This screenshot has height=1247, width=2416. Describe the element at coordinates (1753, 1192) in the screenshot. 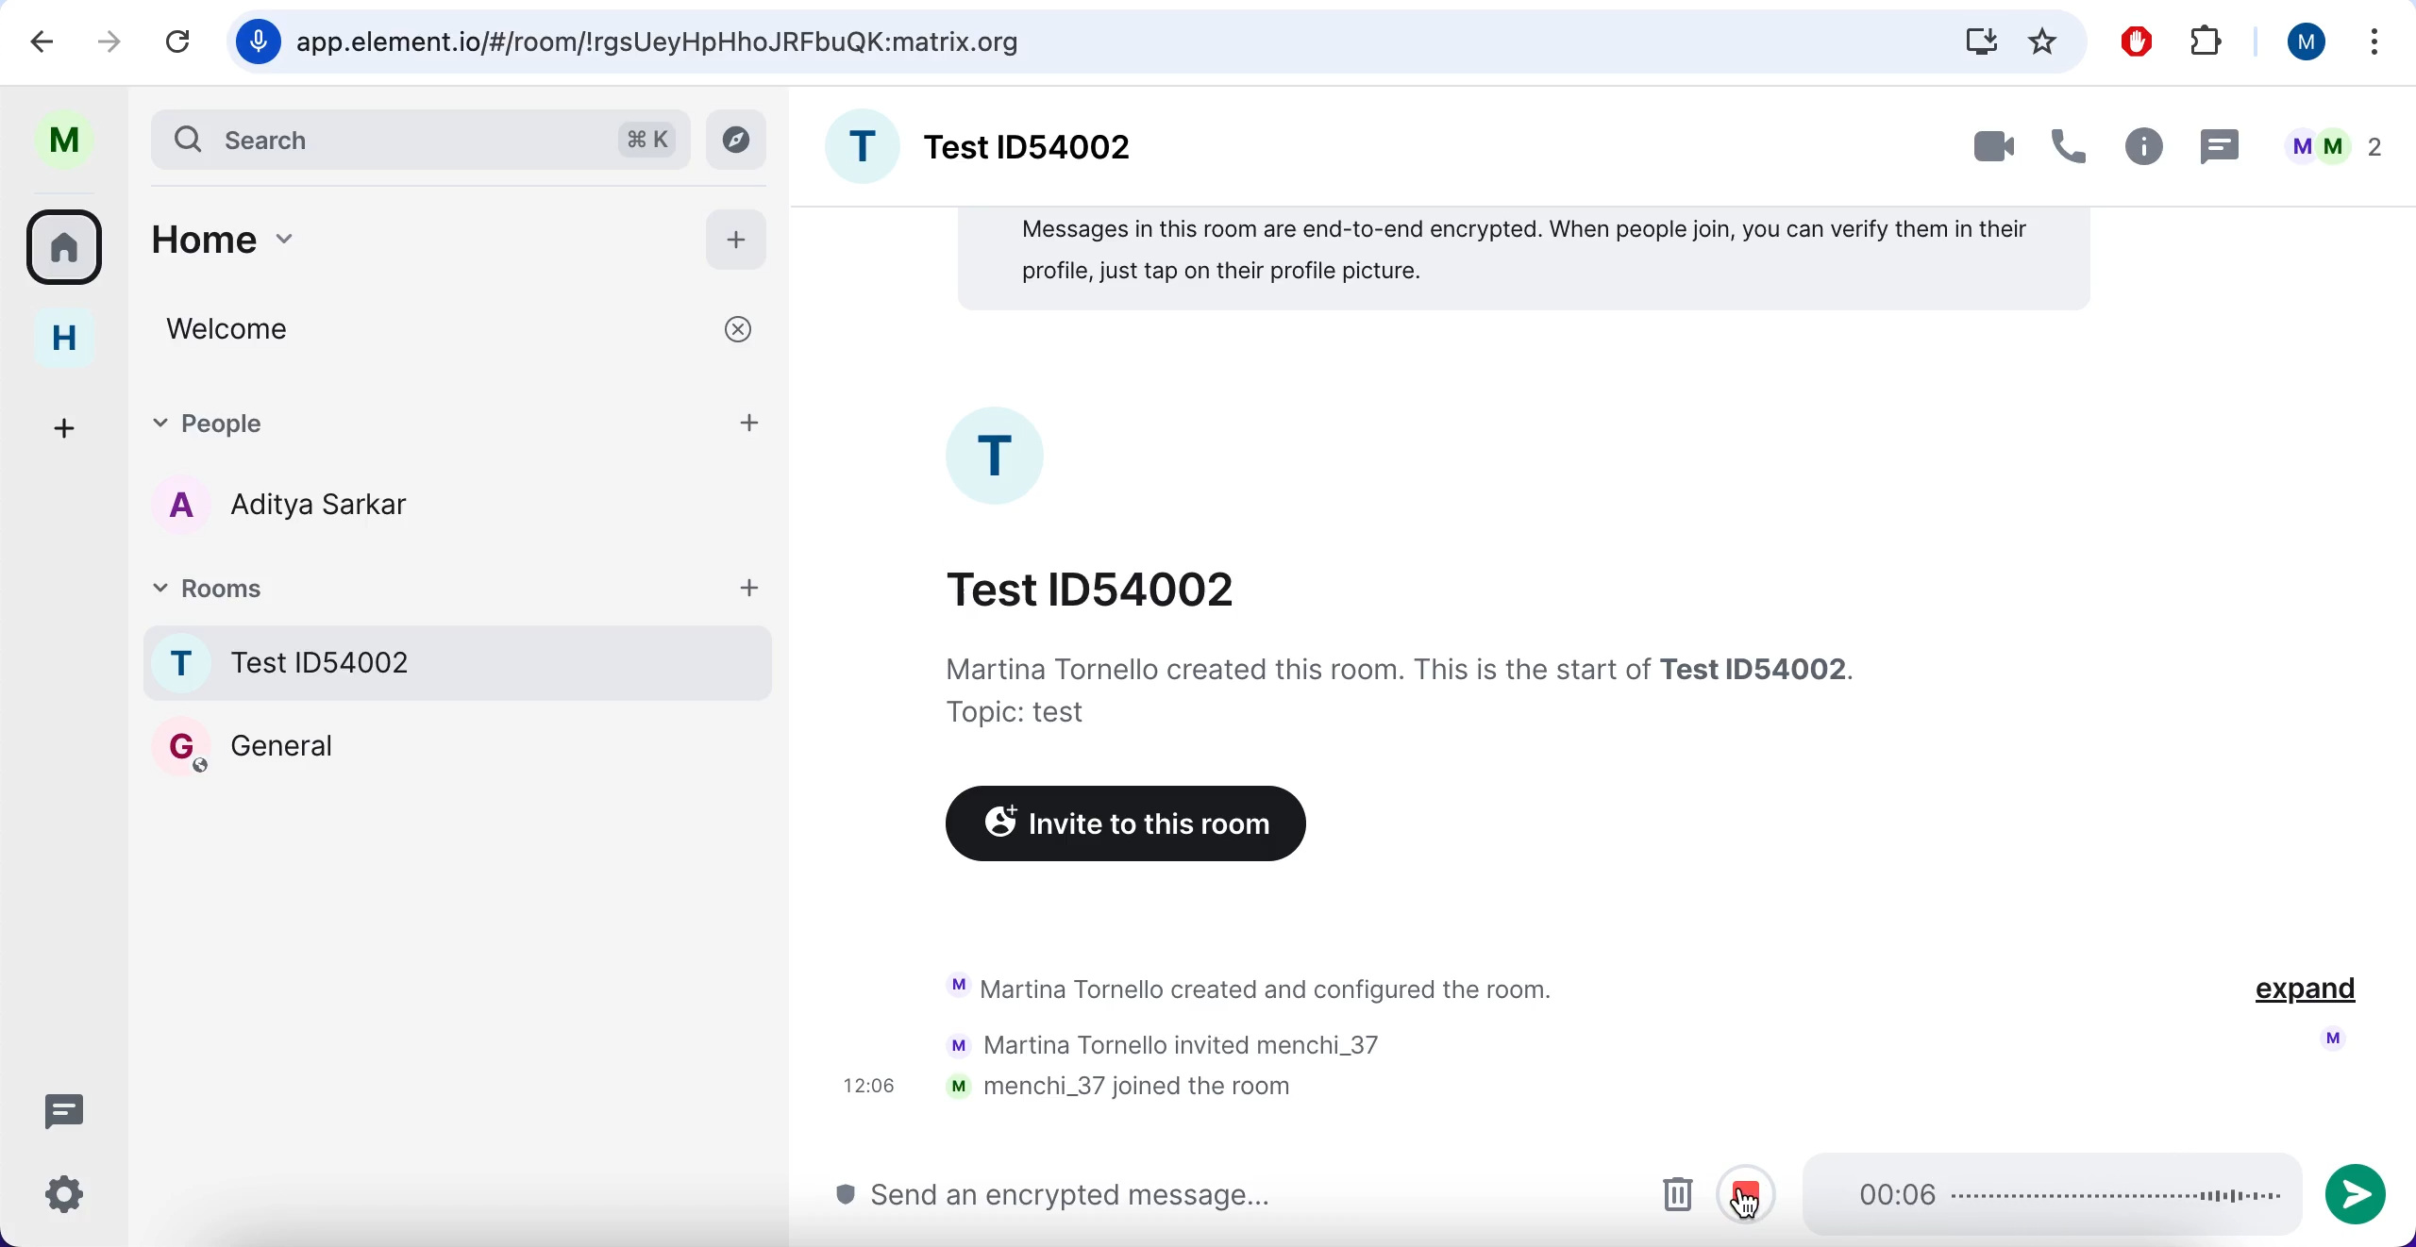

I see `stopped` at that location.